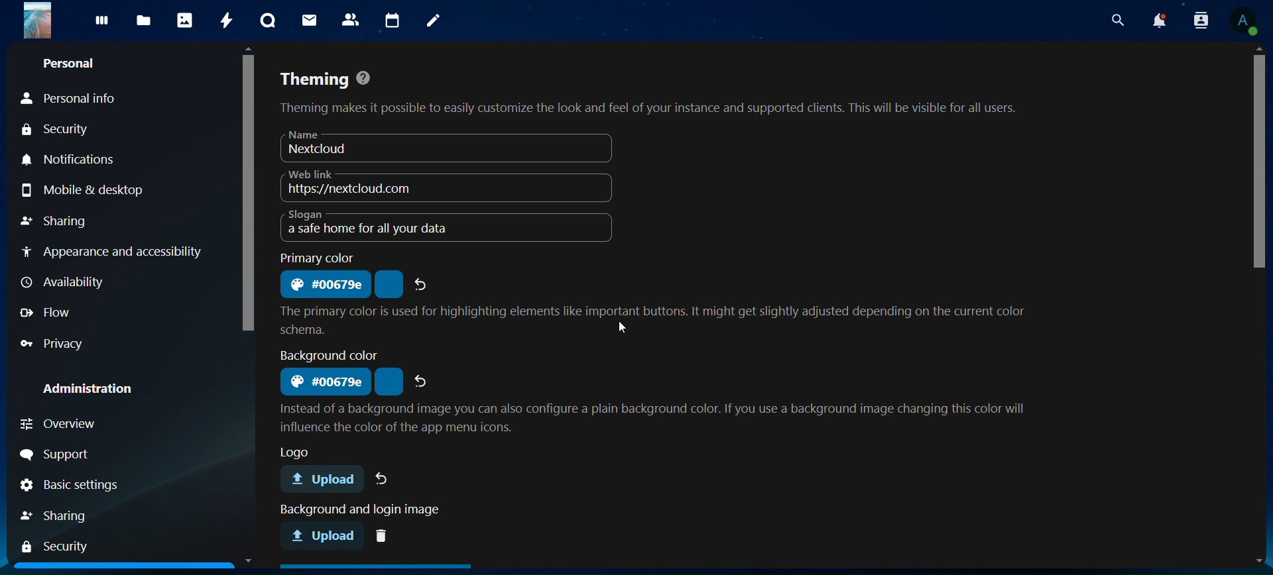  Describe the element at coordinates (311, 21) in the screenshot. I see `mail` at that location.